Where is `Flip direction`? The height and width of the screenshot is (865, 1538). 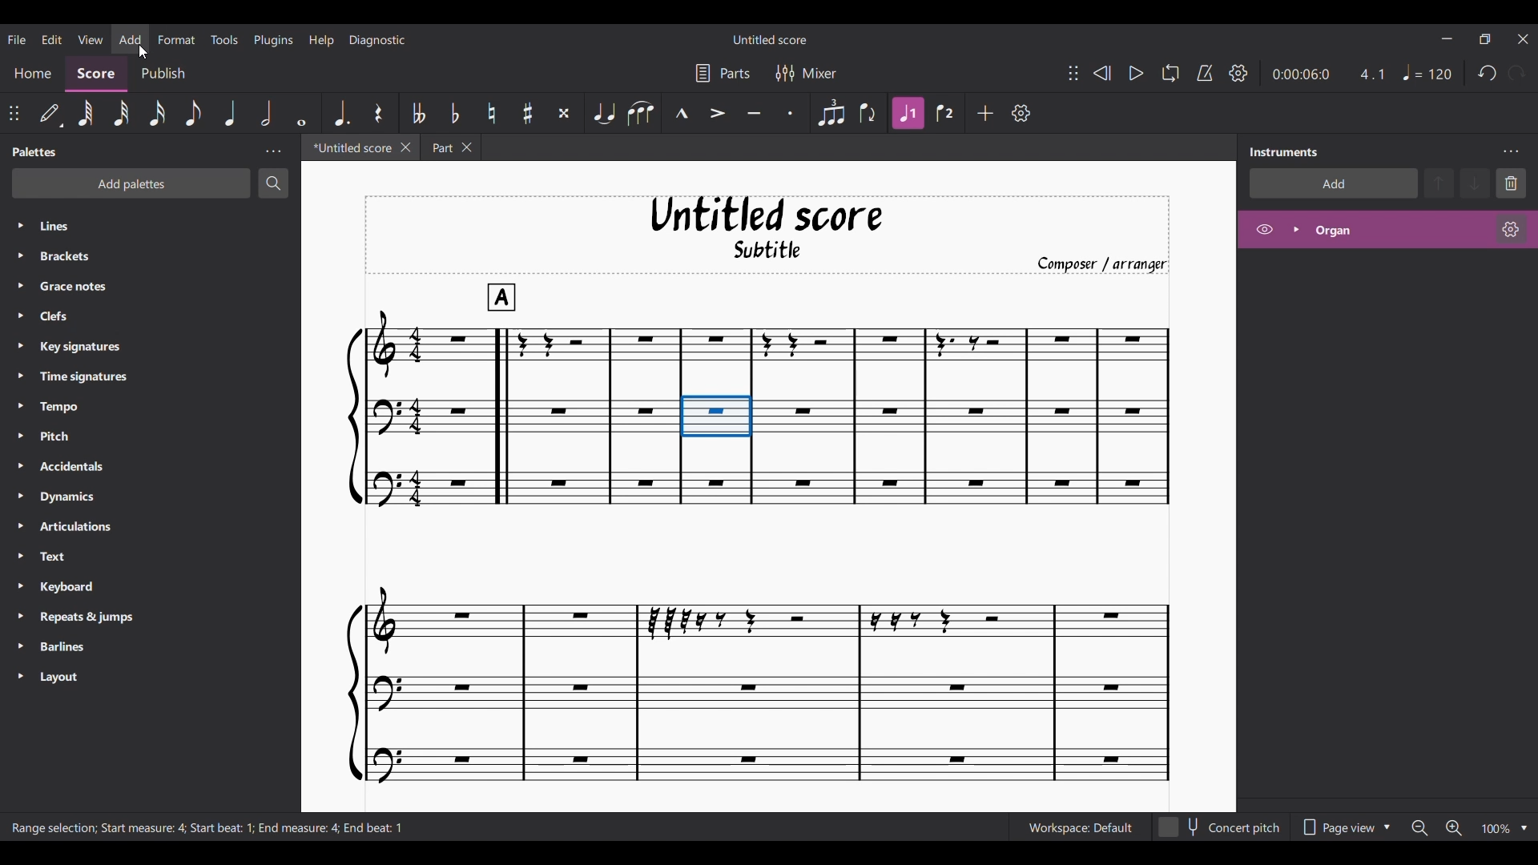
Flip direction is located at coordinates (868, 114).